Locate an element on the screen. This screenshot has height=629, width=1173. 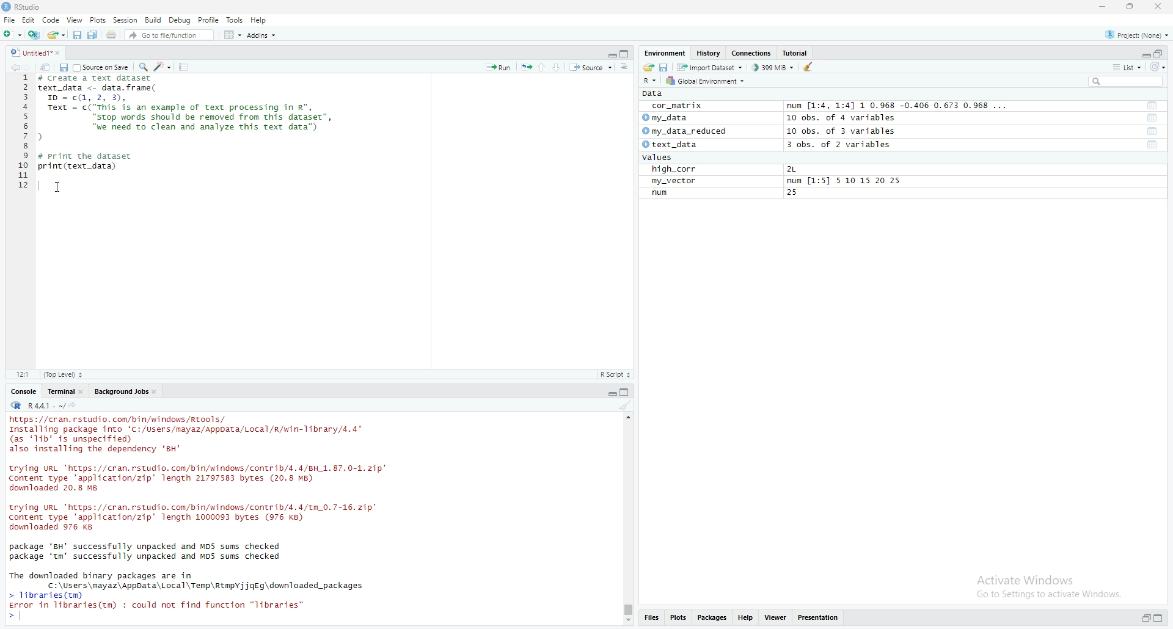
import dataset is located at coordinates (711, 68).